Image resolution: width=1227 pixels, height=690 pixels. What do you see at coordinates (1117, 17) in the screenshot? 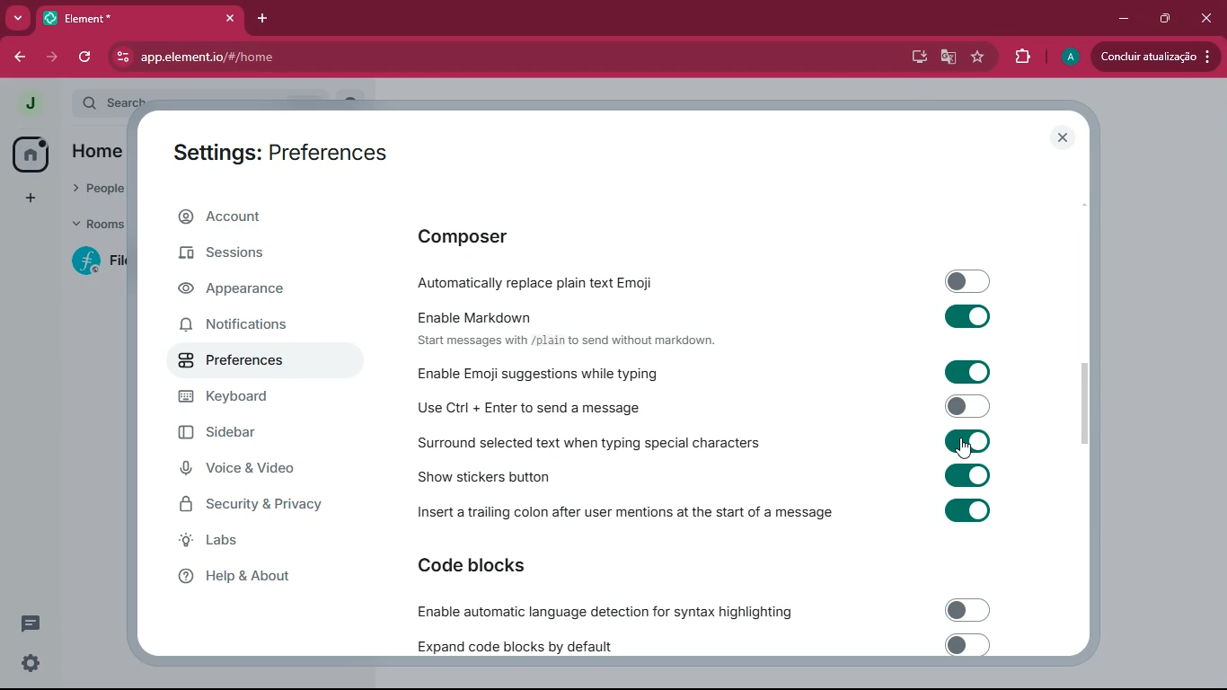
I see `minimize` at bounding box center [1117, 17].